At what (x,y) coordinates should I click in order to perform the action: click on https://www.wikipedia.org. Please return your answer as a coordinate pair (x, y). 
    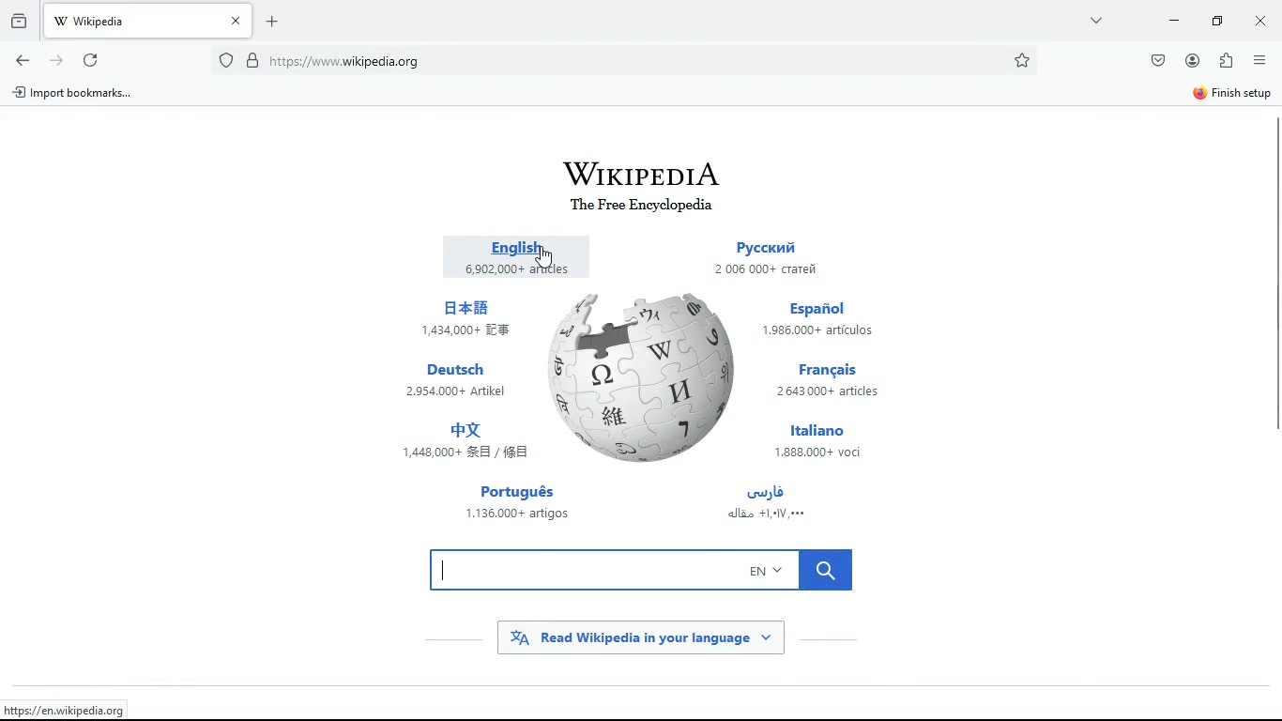
    Looking at the image, I should click on (78, 708).